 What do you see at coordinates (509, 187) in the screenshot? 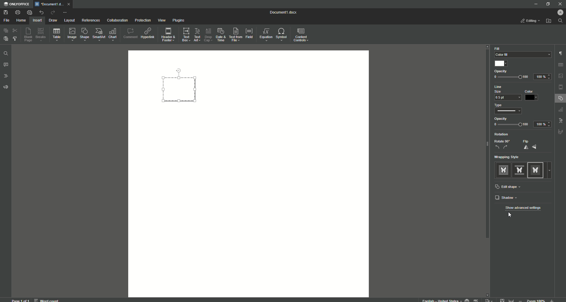
I see `Edit Shape` at bounding box center [509, 187].